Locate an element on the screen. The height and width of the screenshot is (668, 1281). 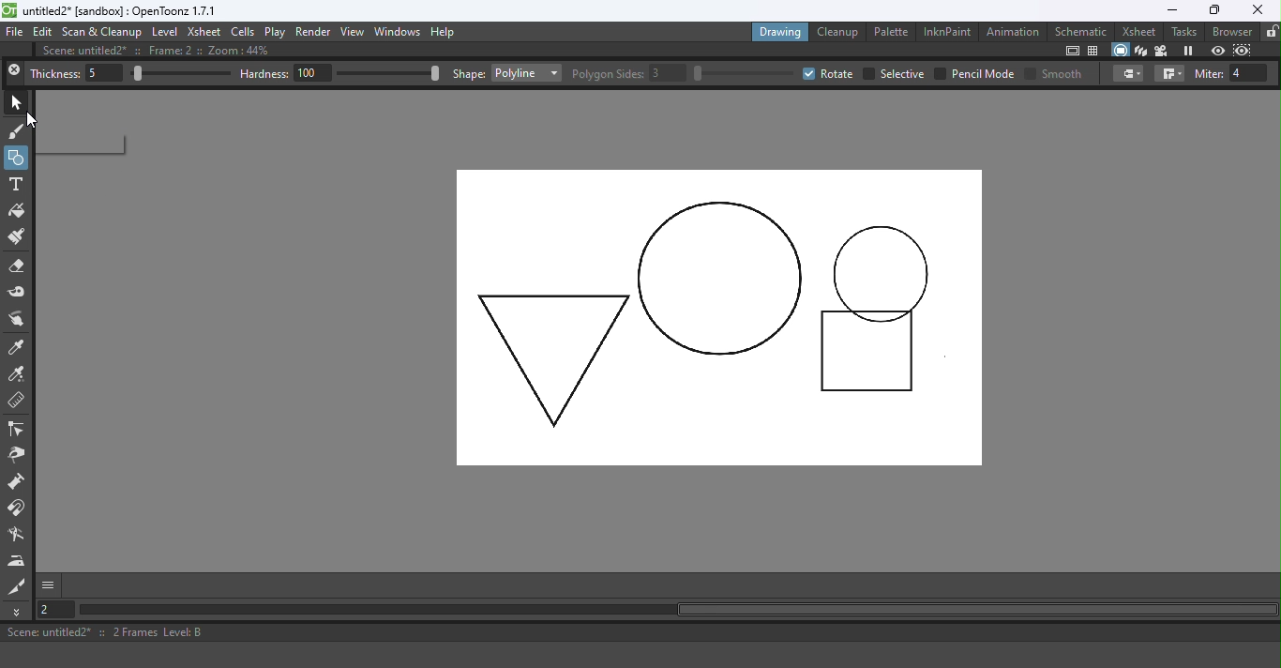
Help is located at coordinates (451, 31).